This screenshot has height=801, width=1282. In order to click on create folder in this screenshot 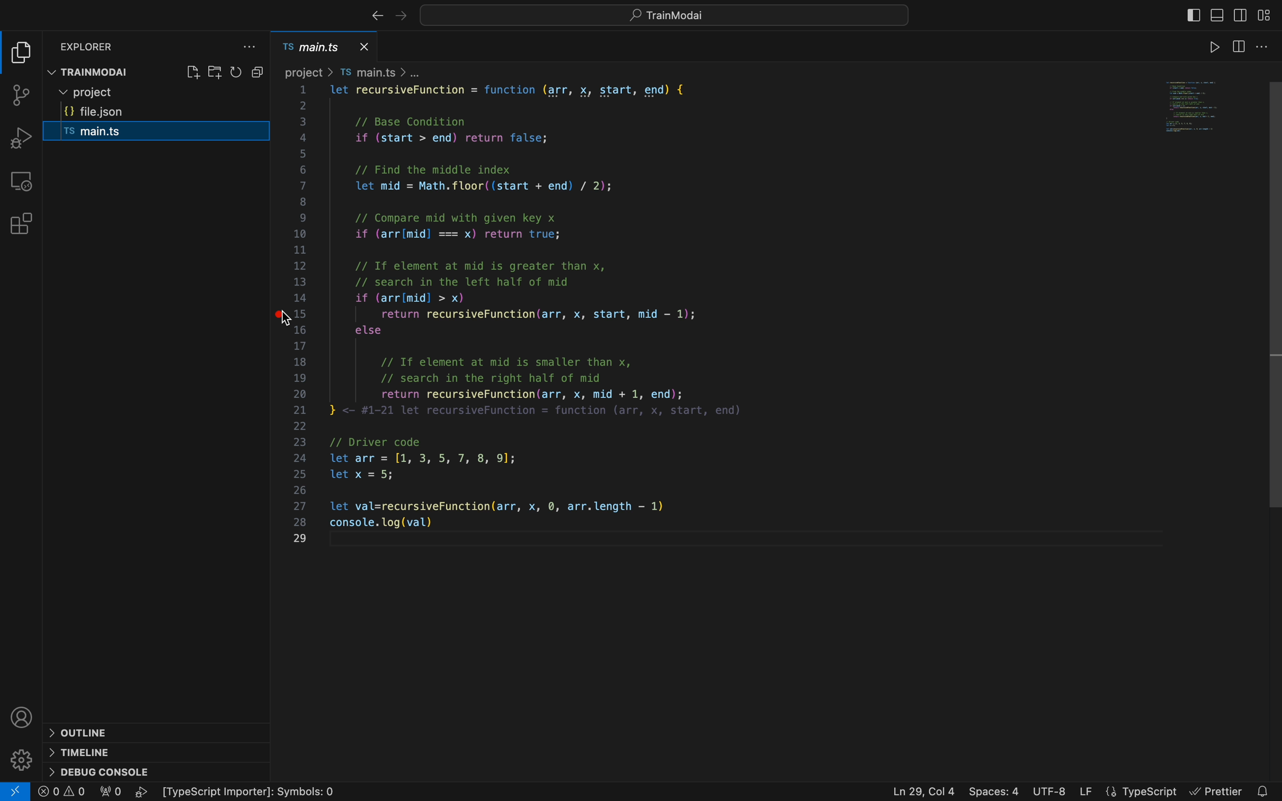, I will do `click(217, 74)`.